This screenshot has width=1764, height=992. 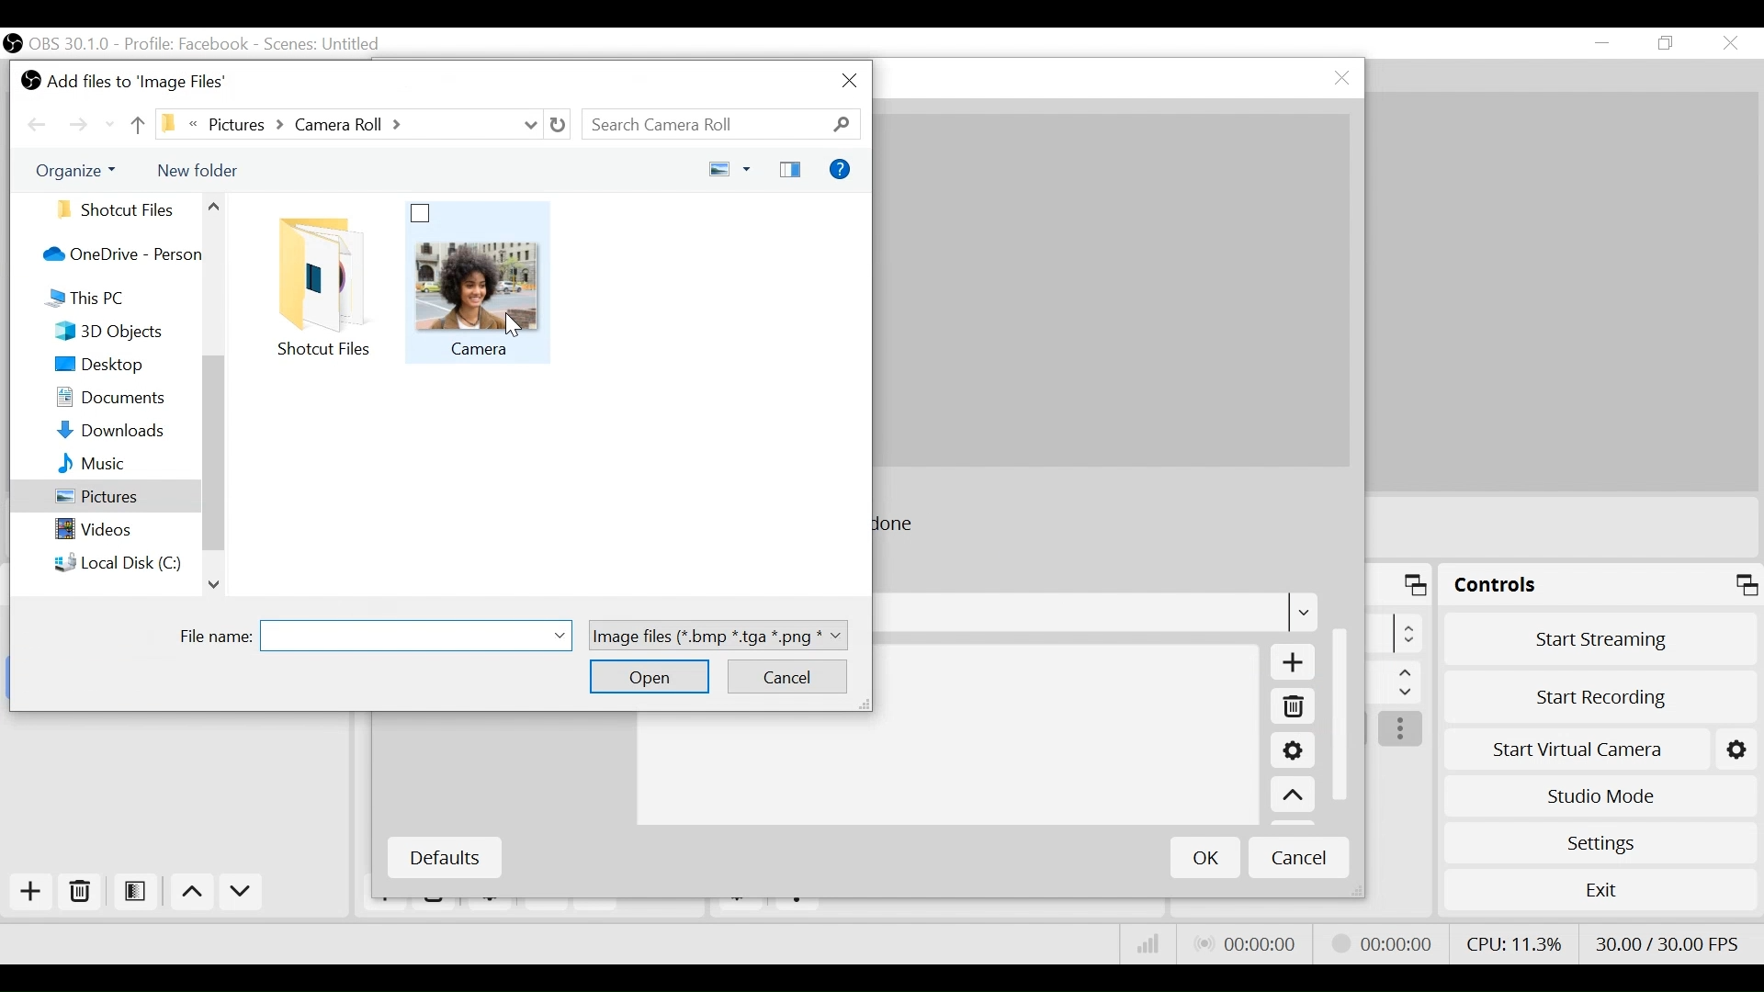 I want to click on Close, so click(x=1729, y=44).